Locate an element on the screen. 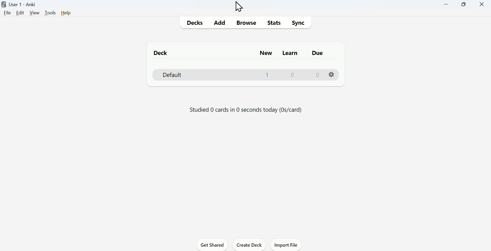 The height and width of the screenshot is (251, 491). File is located at coordinates (7, 14).